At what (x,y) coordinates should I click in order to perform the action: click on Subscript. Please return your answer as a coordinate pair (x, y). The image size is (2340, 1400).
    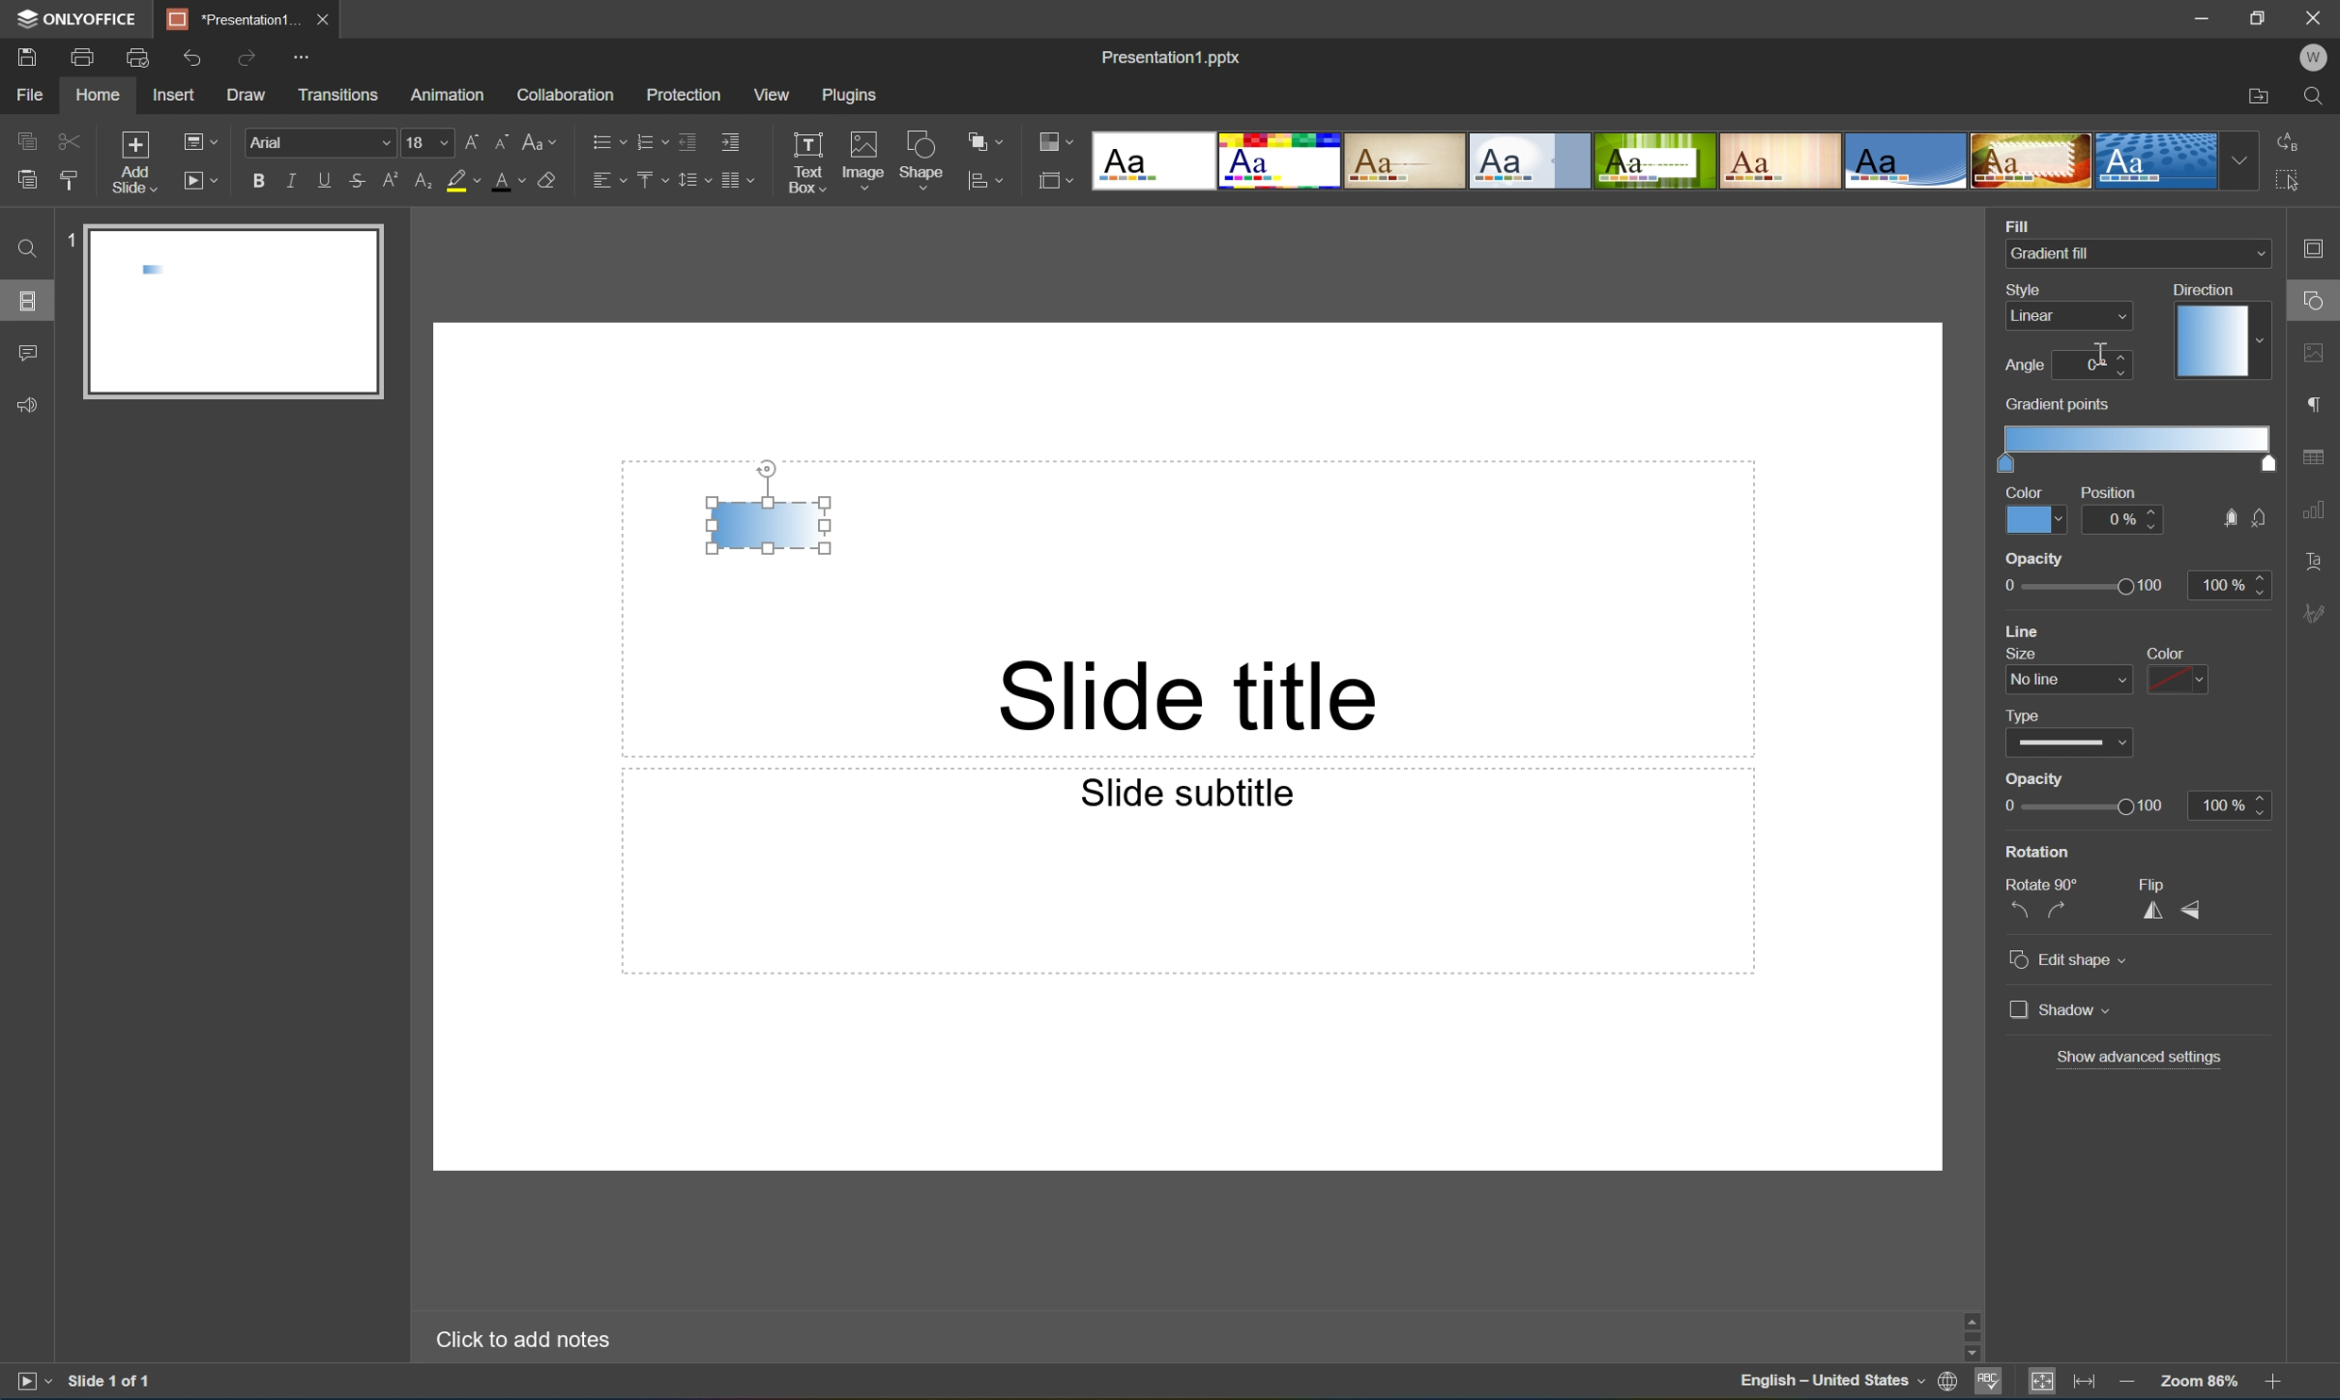
    Looking at the image, I should click on (420, 181).